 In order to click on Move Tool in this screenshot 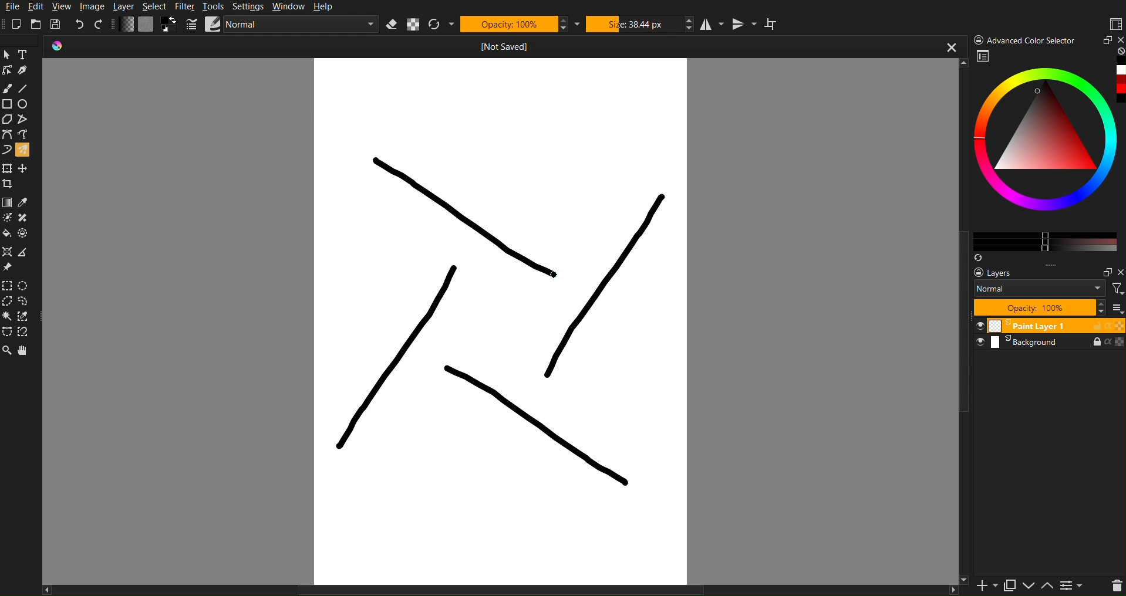, I will do `click(25, 167)`.